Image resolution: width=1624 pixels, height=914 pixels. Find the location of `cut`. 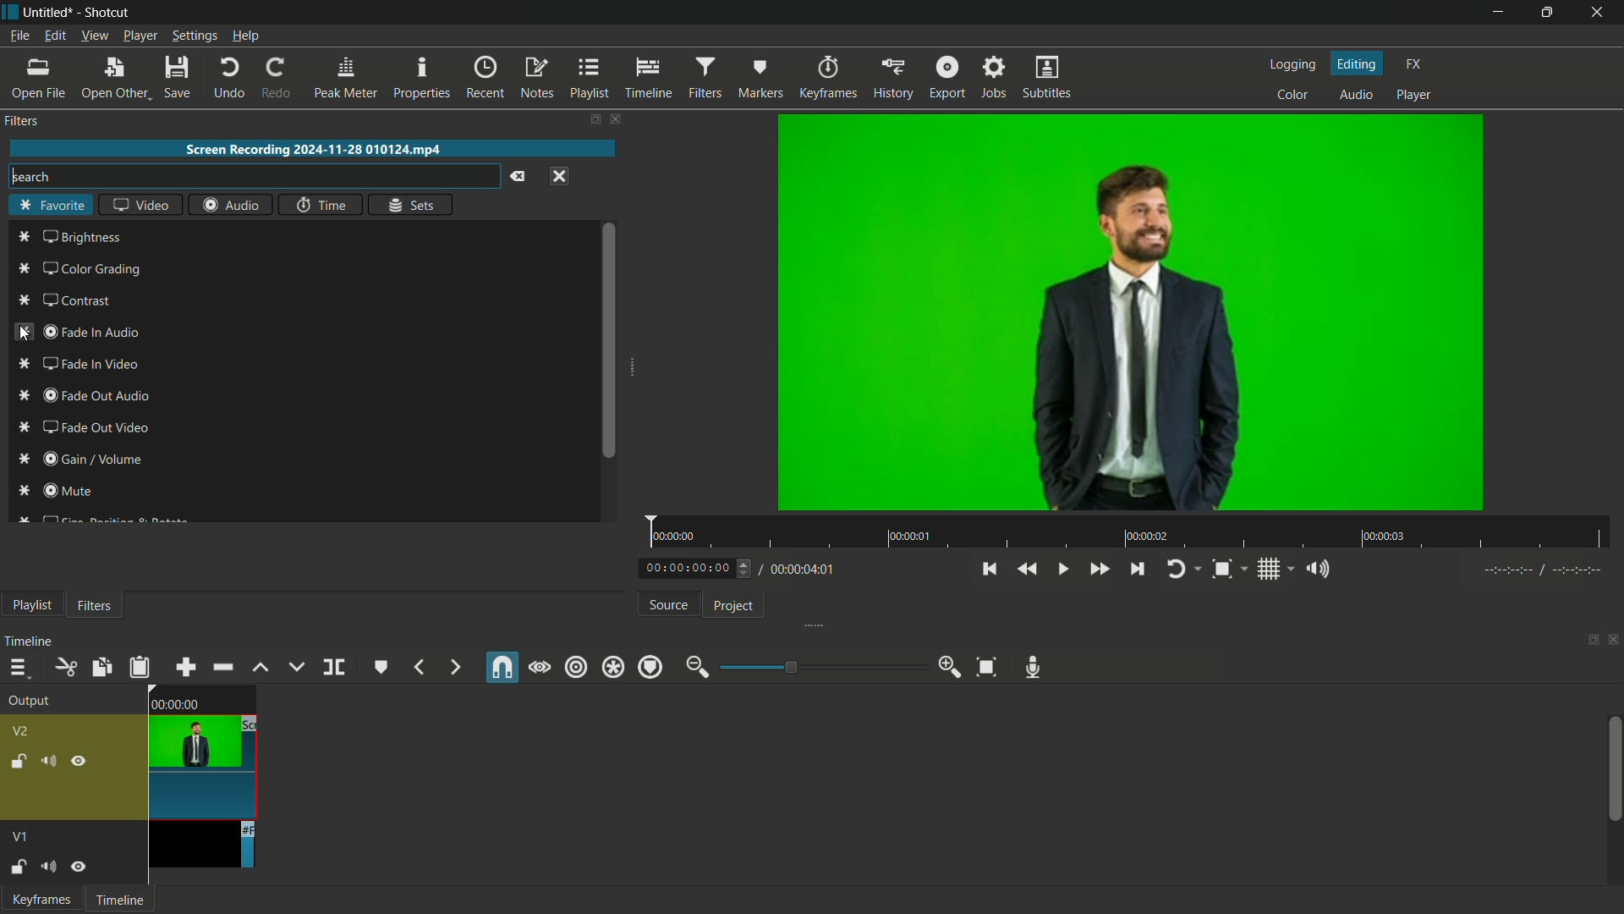

cut is located at coordinates (63, 666).